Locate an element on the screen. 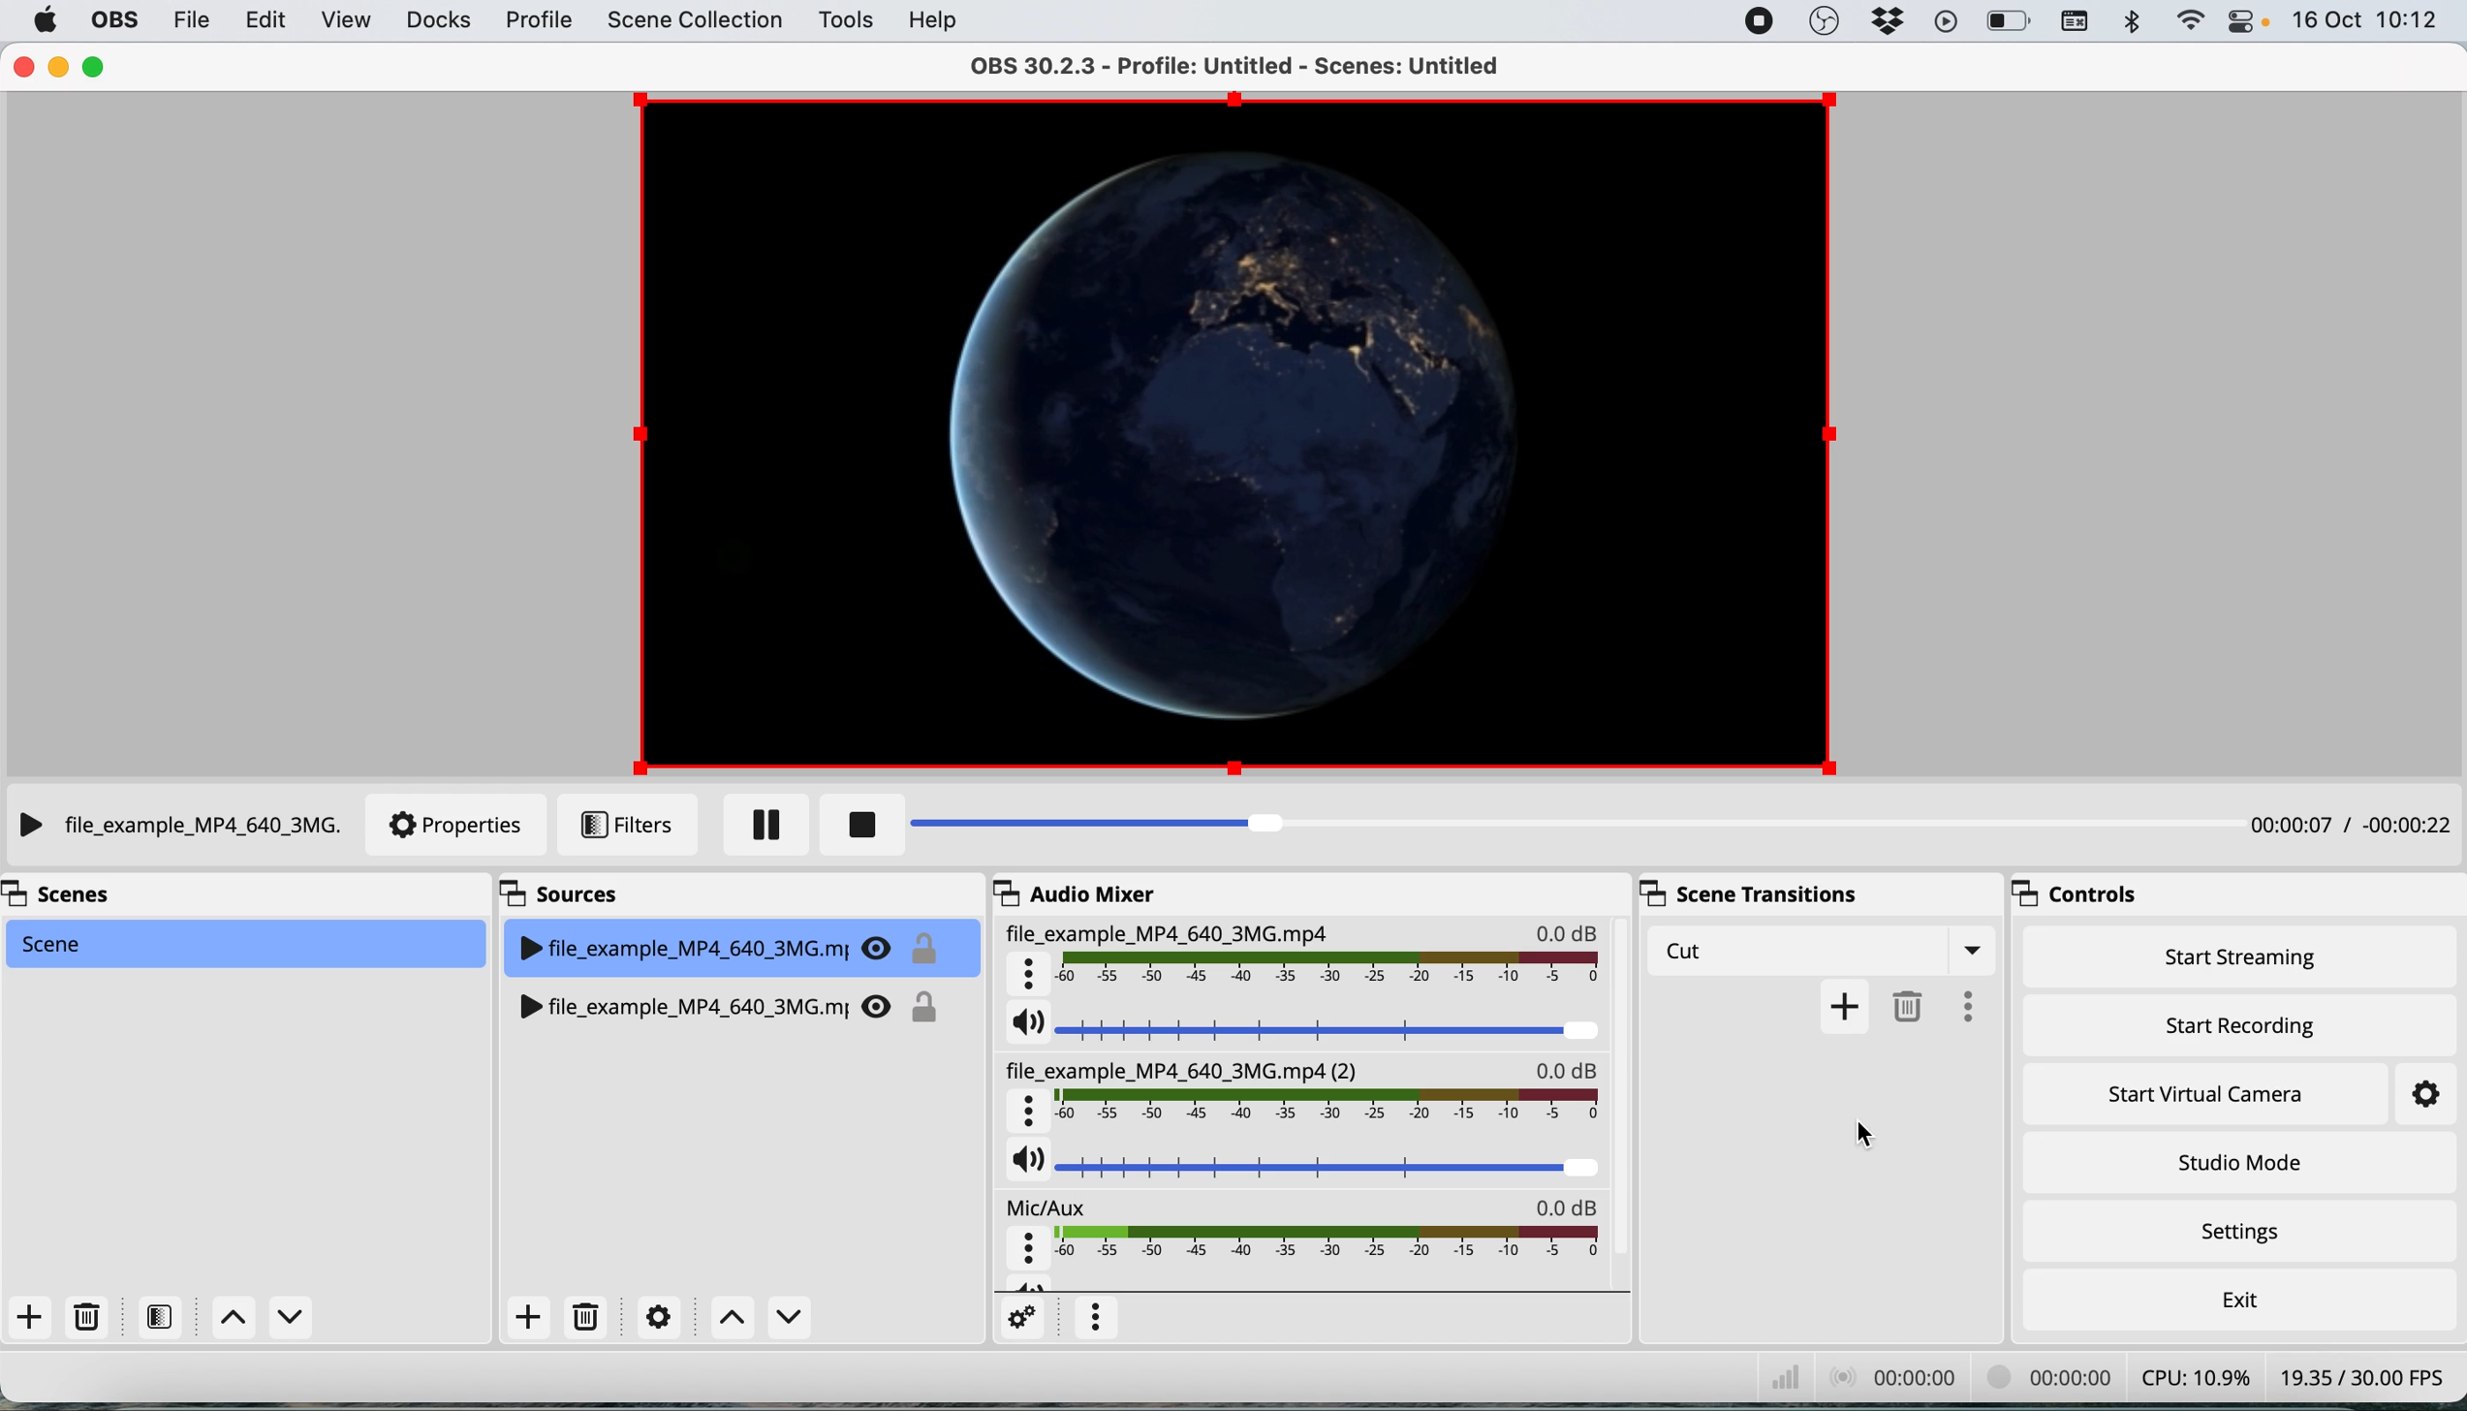 Image resolution: width=2467 pixels, height=1411 pixels. start streaming is located at coordinates (2233, 960).